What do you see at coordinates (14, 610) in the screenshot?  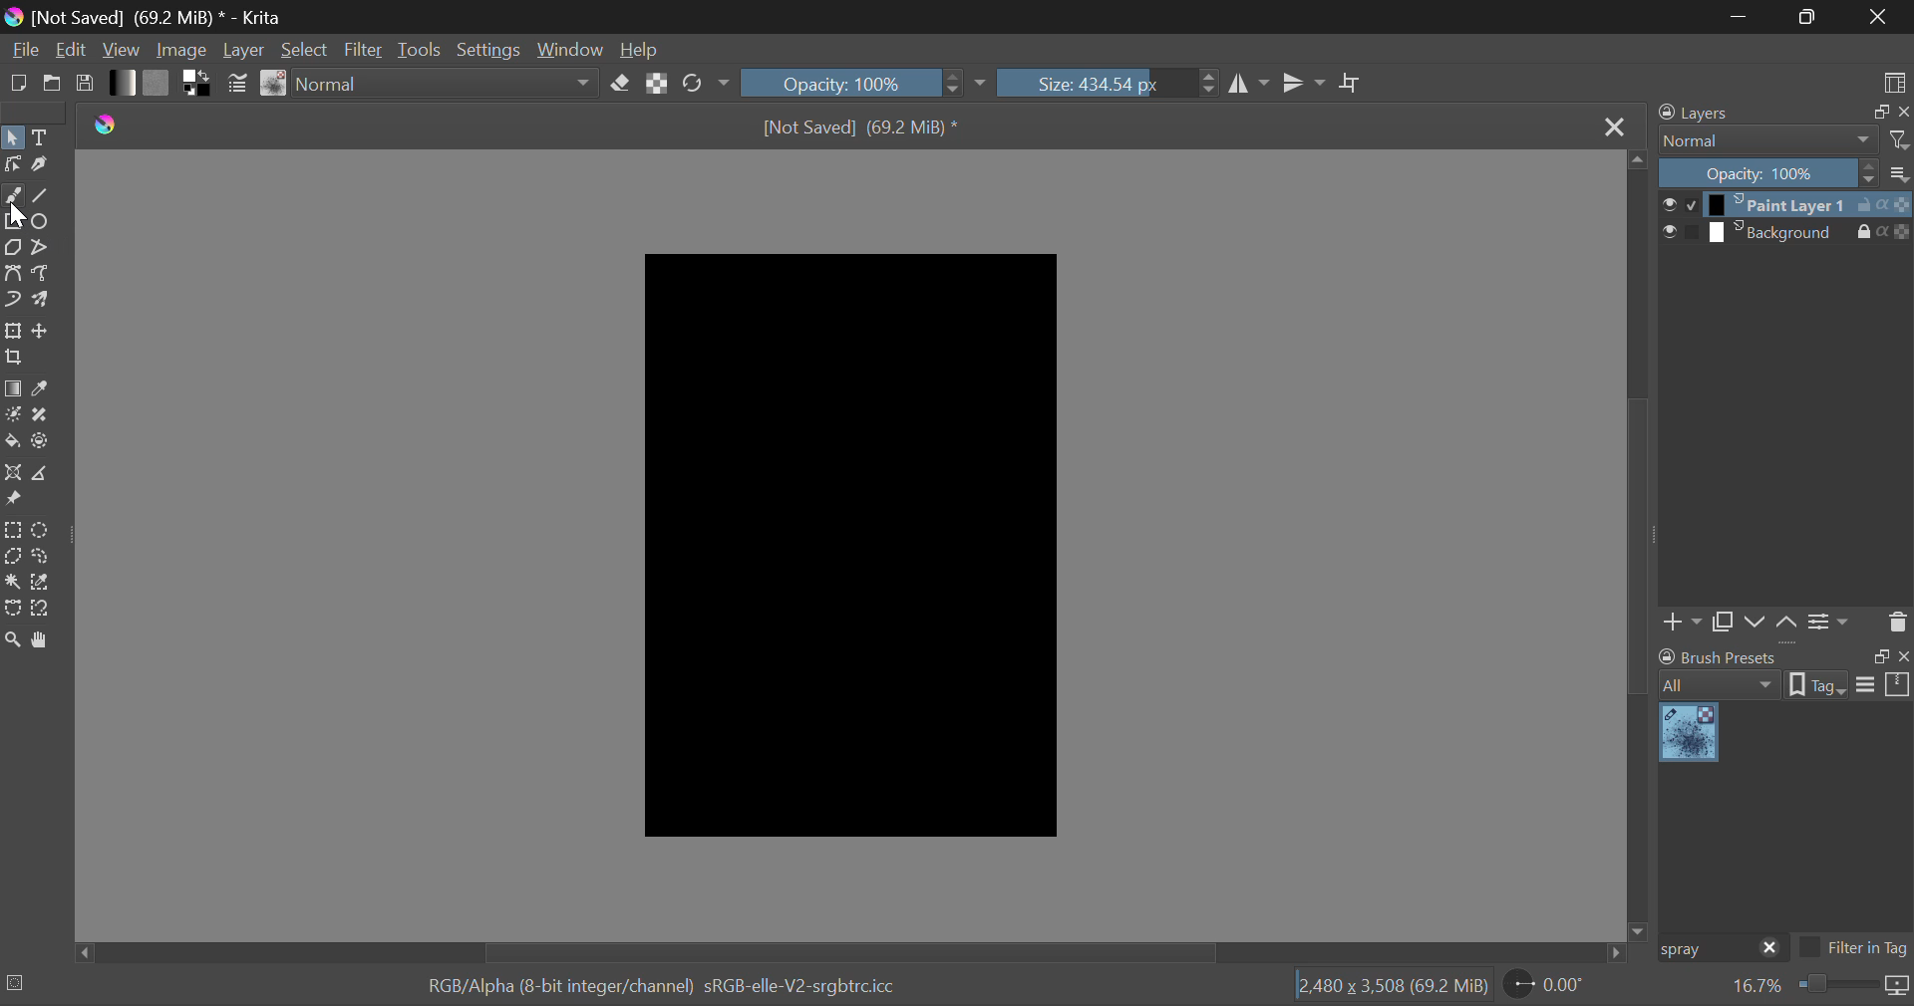 I see `Bezier Curve Selection` at bounding box center [14, 610].